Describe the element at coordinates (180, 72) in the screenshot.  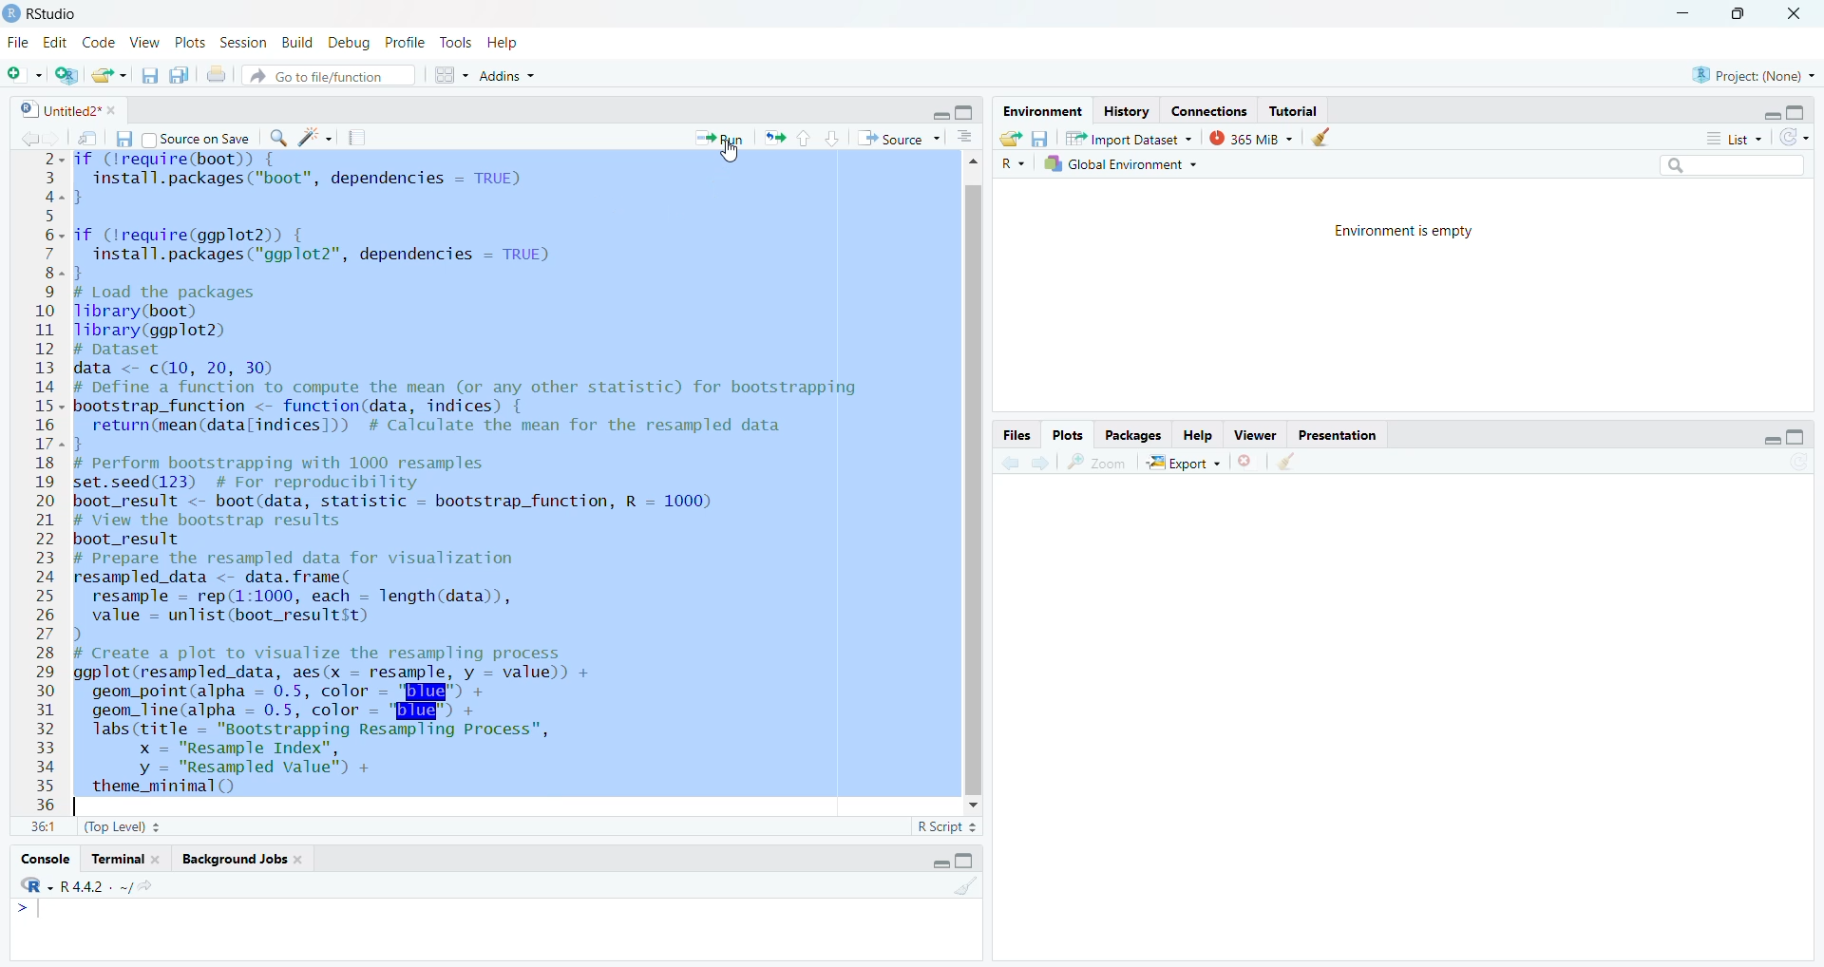
I see `save all open documents` at that location.